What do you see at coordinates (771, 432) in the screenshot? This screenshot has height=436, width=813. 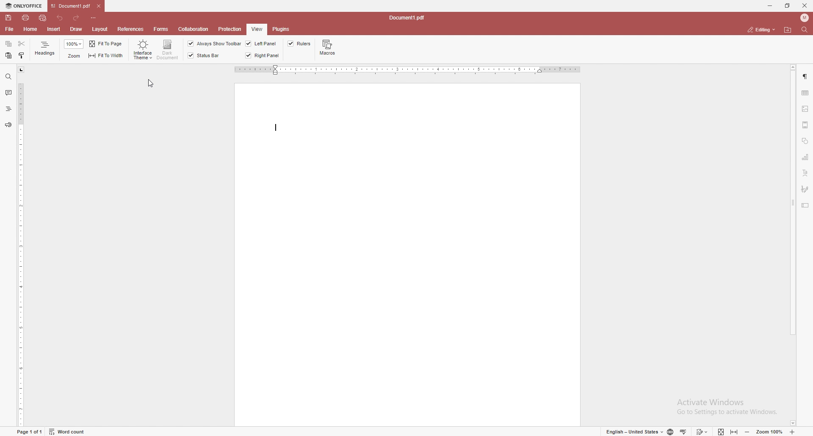 I see `zoom` at bounding box center [771, 432].